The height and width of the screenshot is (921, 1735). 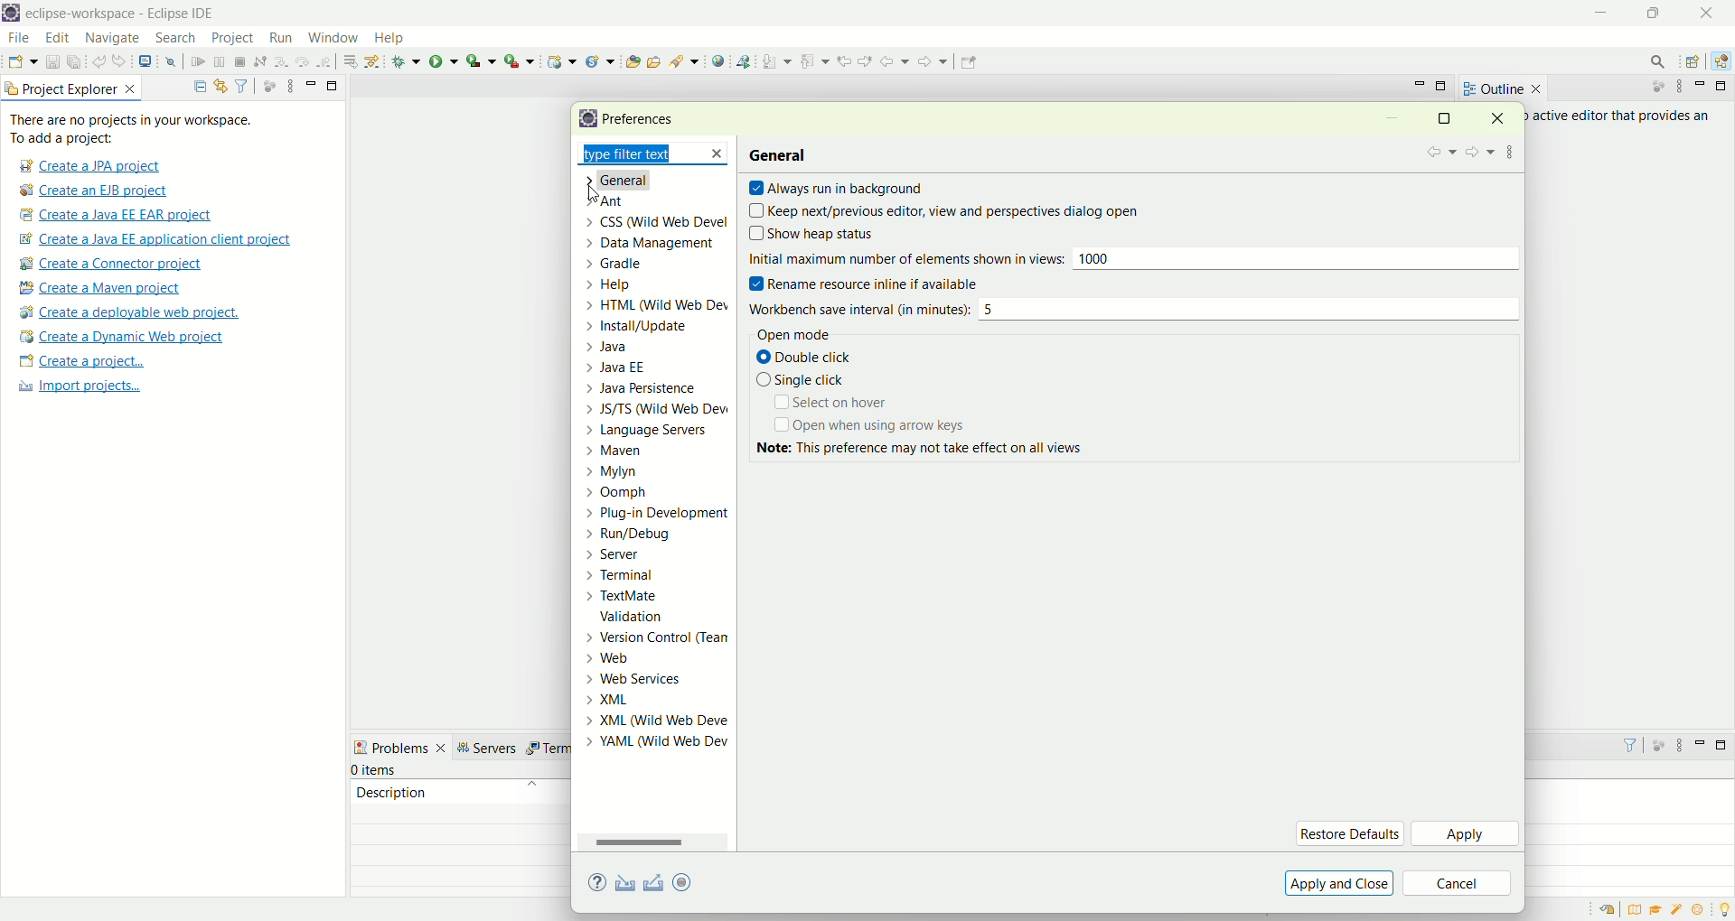 What do you see at coordinates (801, 379) in the screenshot?
I see `single click` at bounding box center [801, 379].